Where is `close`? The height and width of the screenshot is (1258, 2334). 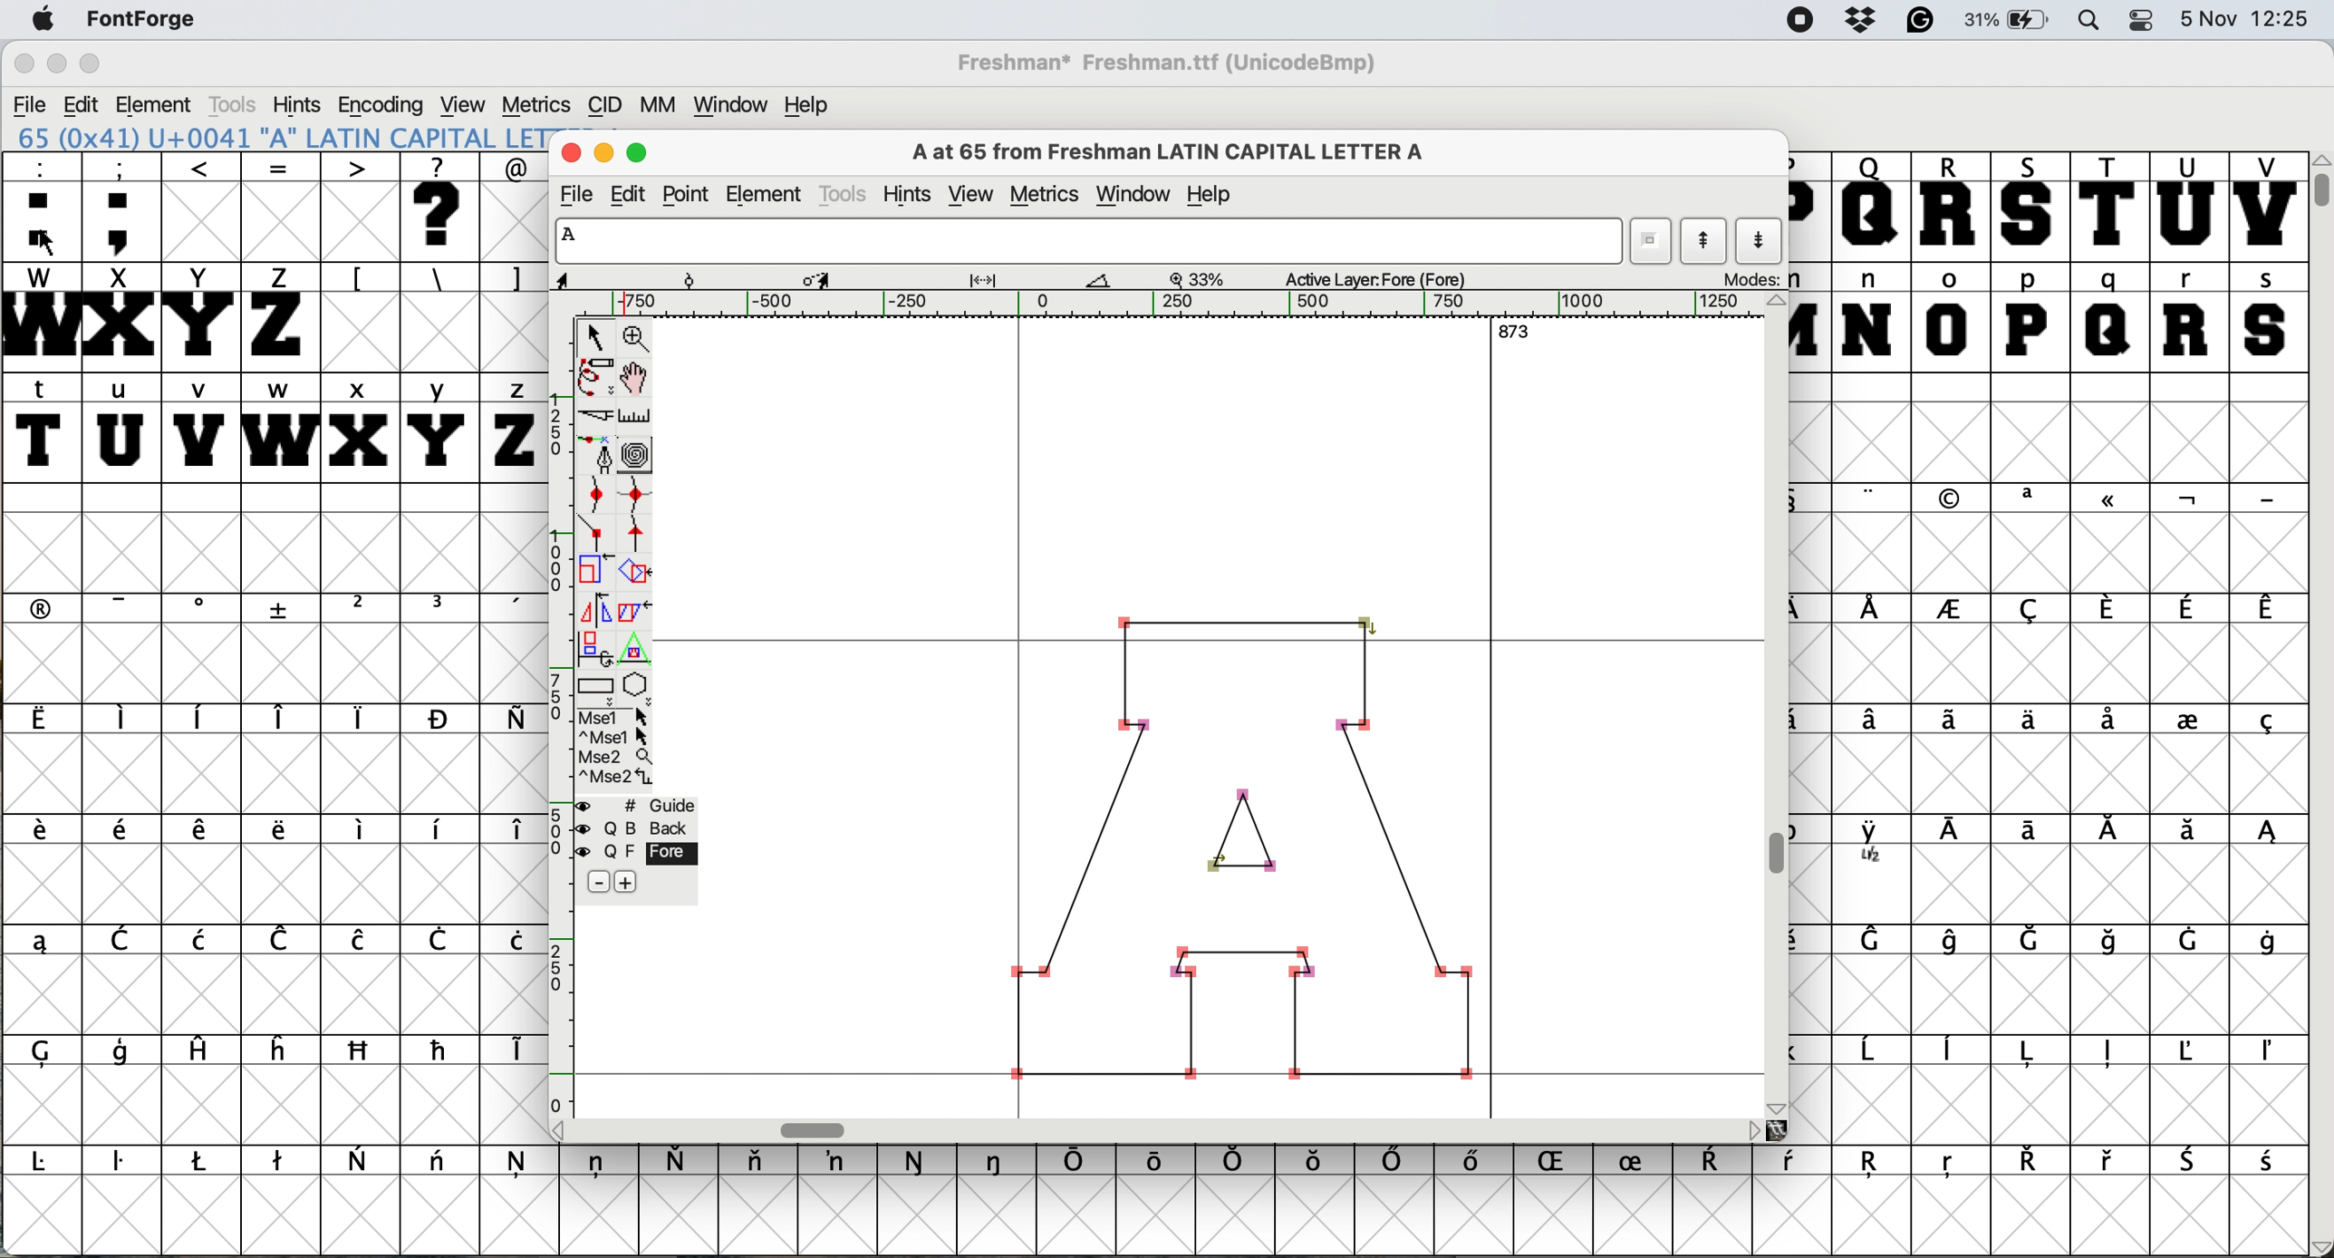 close is located at coordinates (569, 156).